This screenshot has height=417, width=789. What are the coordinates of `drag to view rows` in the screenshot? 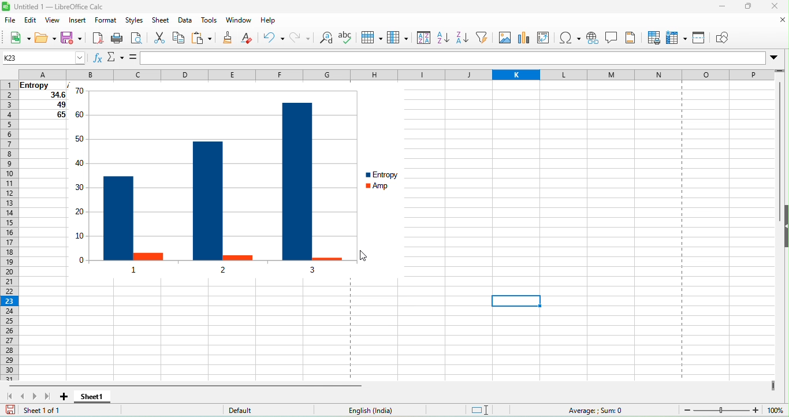 It's located at (780, 69).